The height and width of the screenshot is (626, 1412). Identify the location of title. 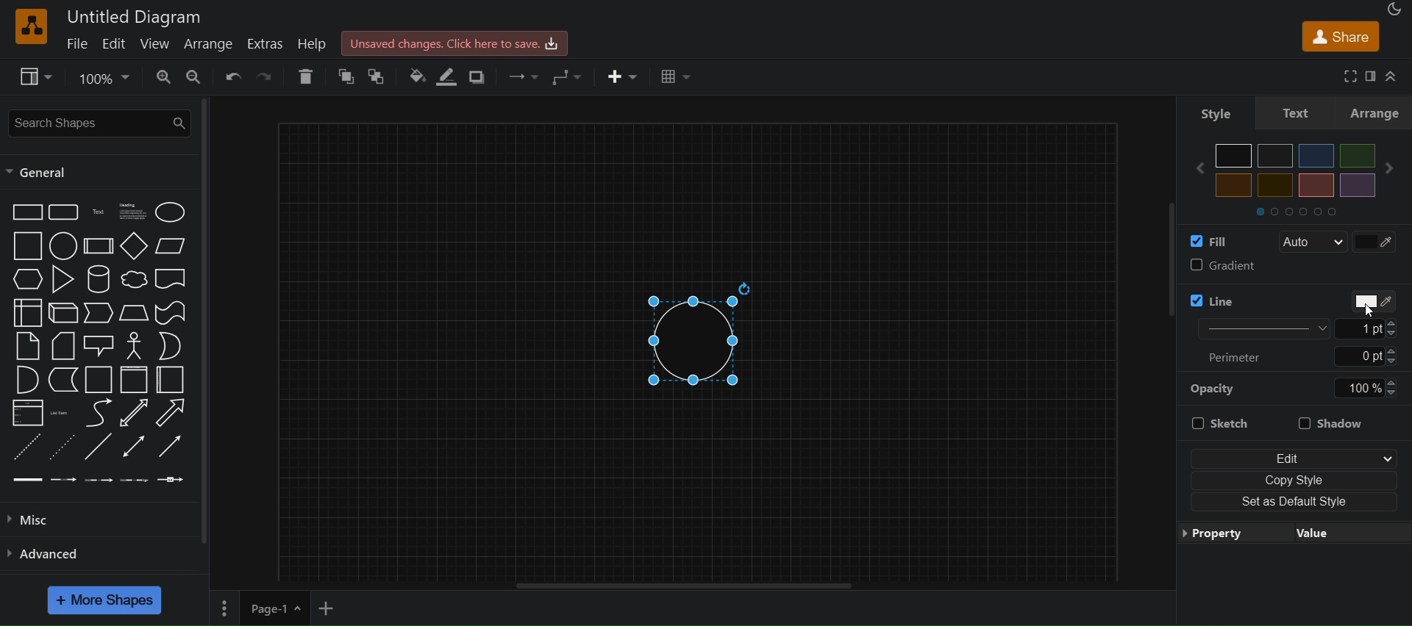
(135, 16).